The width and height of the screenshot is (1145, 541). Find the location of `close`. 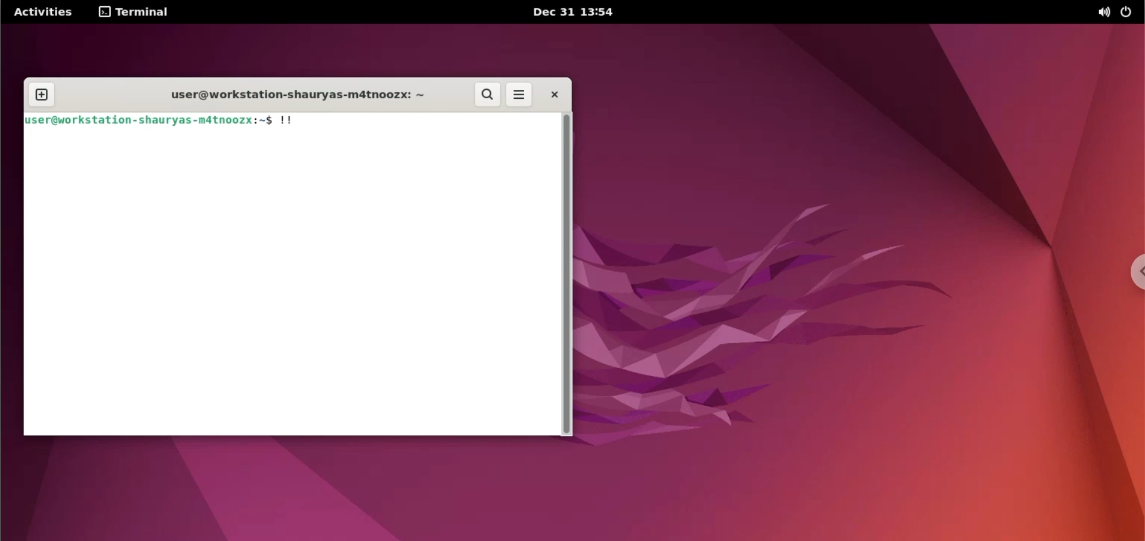

close is located at coordinates (552, 95).